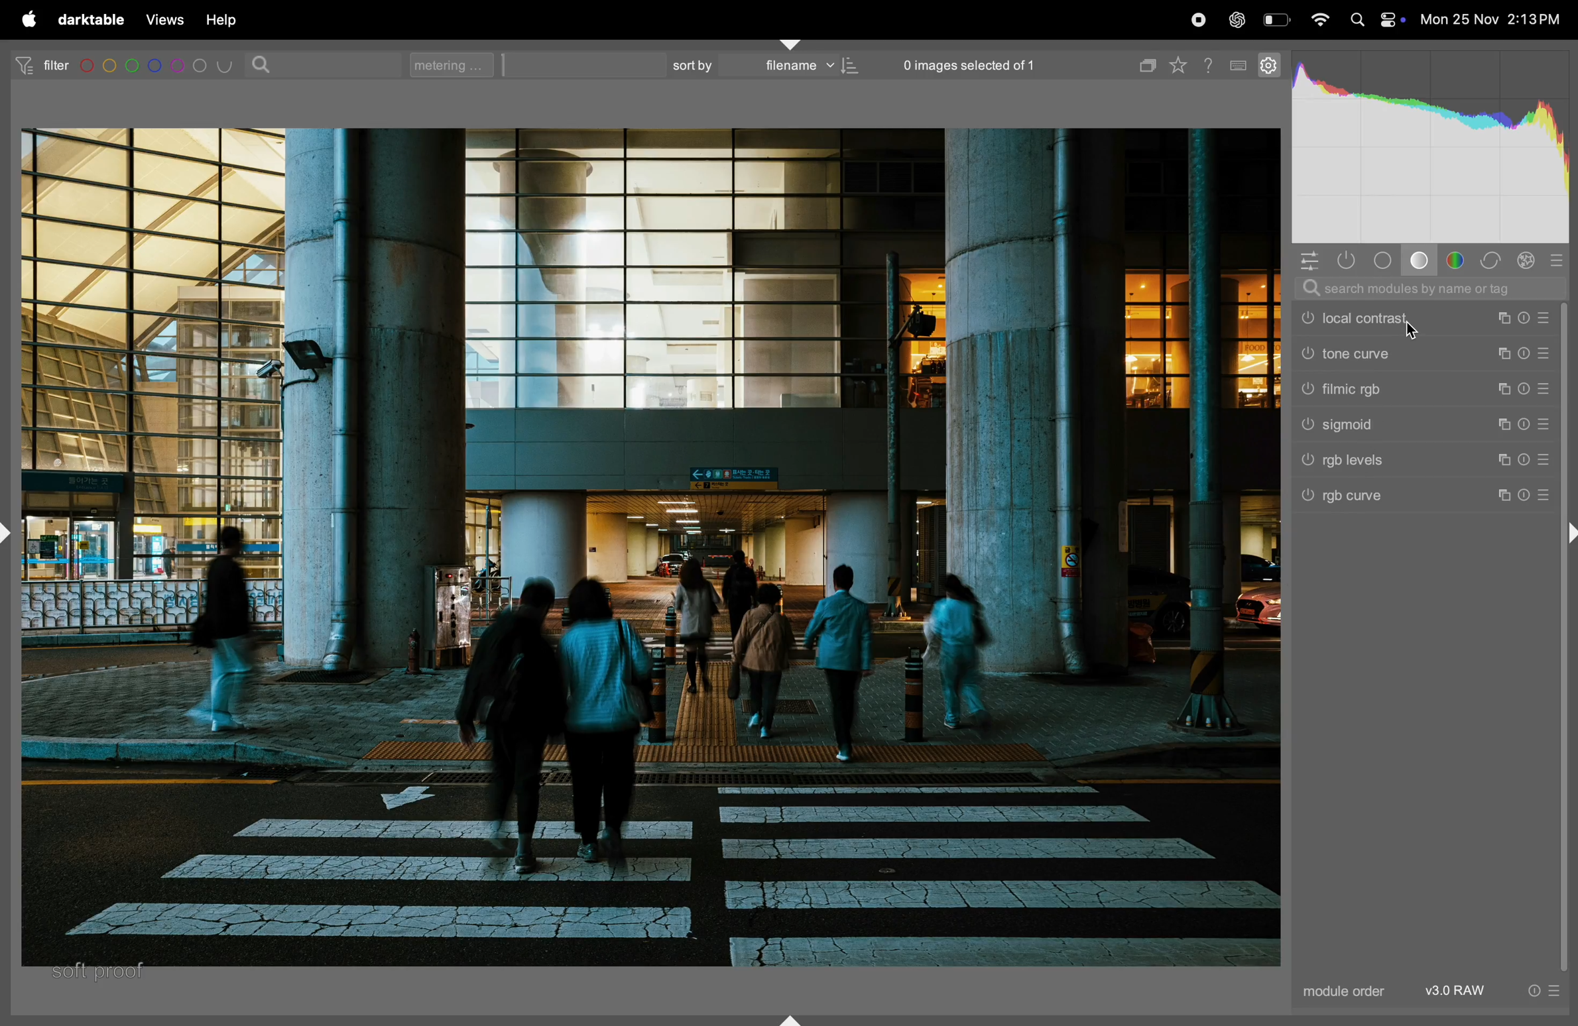 This screenshot has width=1578, height=1026. I want to click on search, so click(265, 64).